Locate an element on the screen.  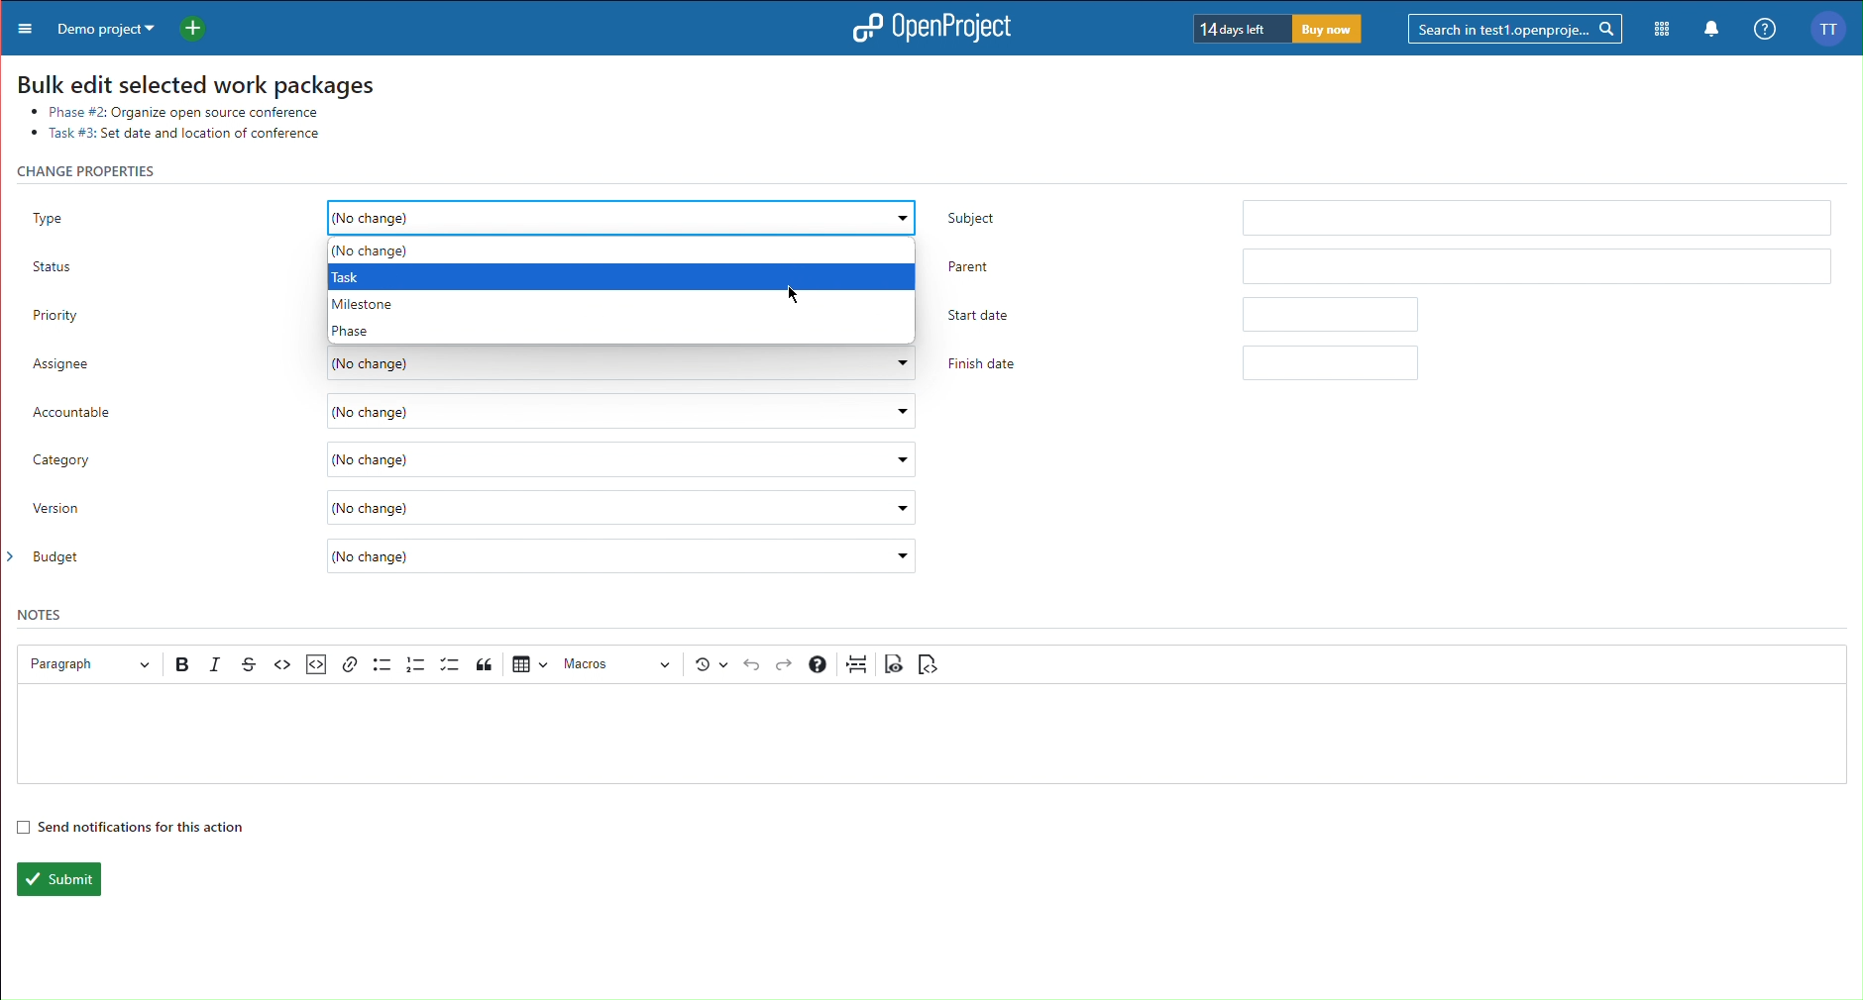
Send notifications for this action is located at coordinates (130, 826).